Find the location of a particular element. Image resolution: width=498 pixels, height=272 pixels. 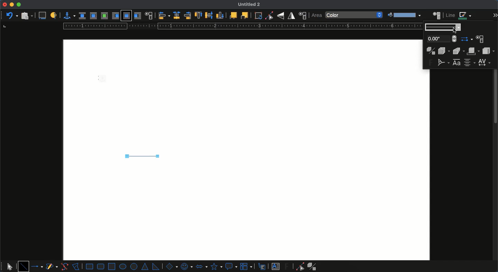

ellipse is located at coordinates (123, 266).